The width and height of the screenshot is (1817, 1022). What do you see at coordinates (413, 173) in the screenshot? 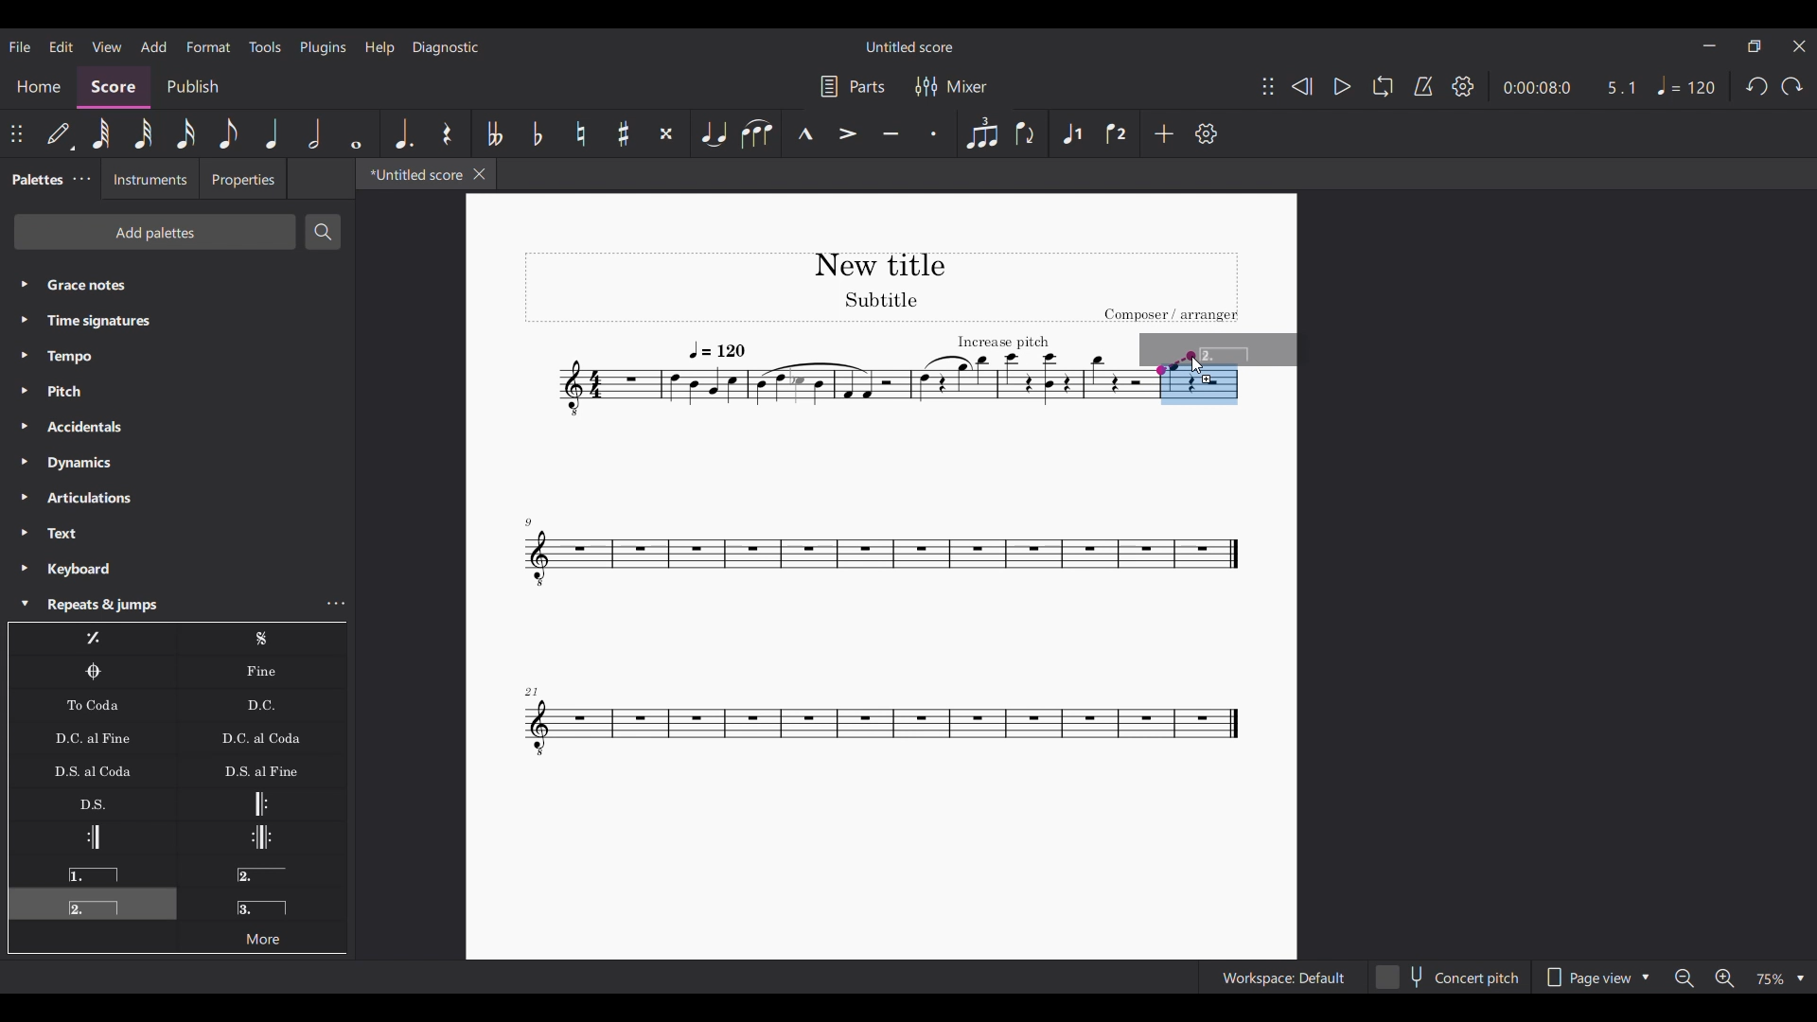
I see `*Untitled score, current tab` at bounding box center [413, 173].